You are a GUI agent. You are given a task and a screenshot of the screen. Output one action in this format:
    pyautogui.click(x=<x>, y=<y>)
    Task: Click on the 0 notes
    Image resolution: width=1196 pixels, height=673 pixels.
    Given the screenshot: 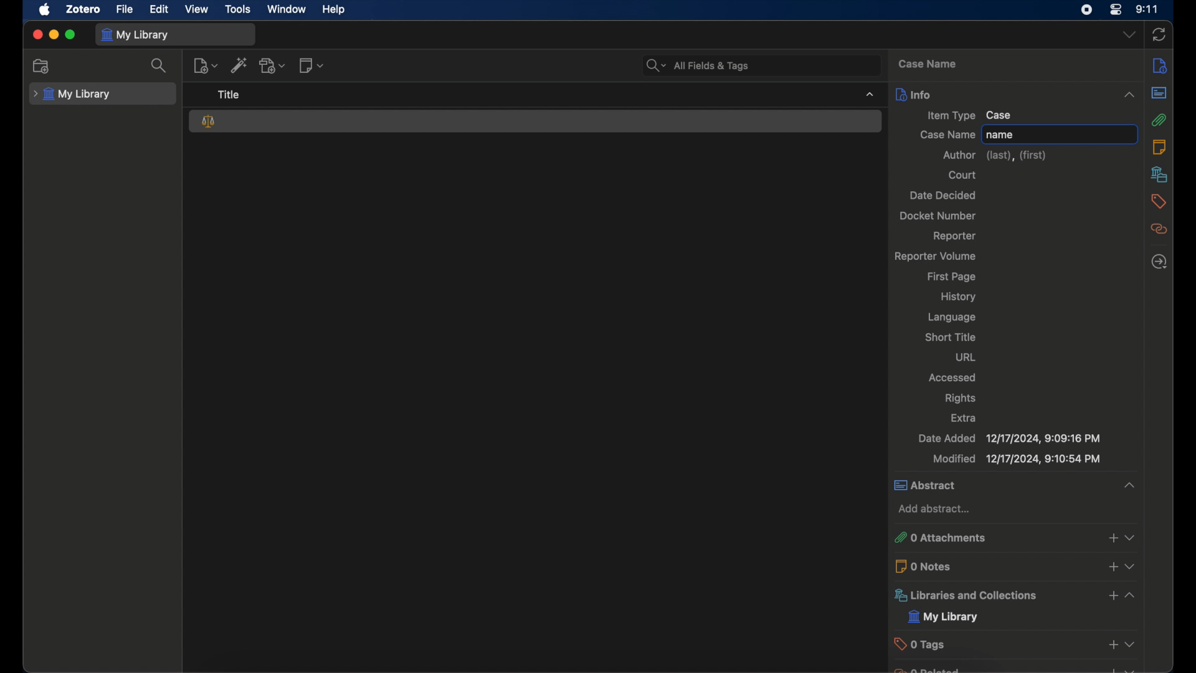 What is the action you would take?
    pyautogui.click(x=1014, y=567)
    